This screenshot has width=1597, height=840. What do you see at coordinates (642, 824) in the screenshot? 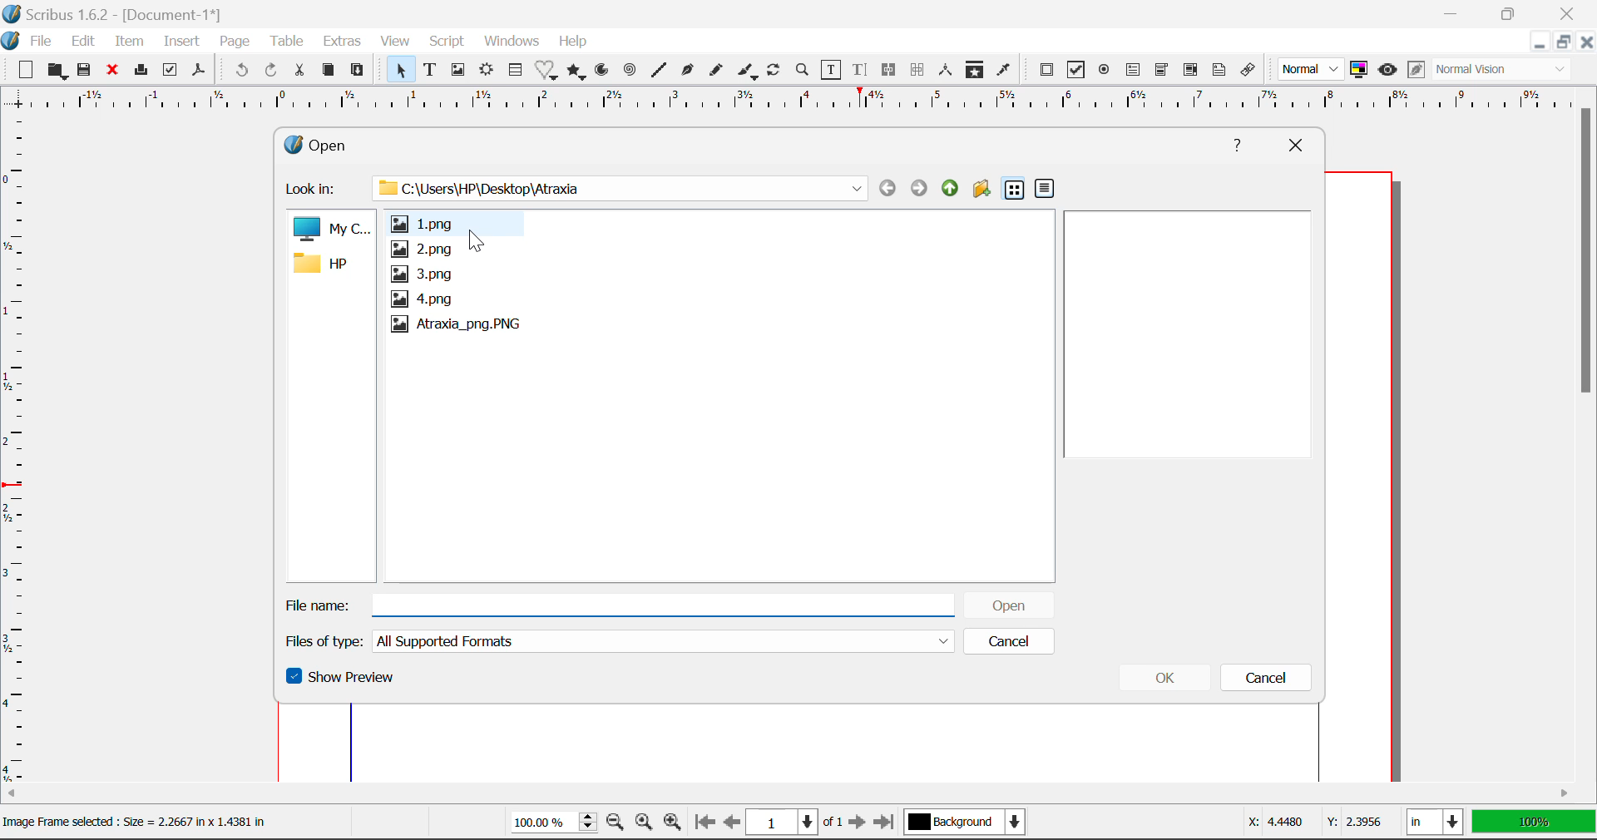
I see `Zoom to 100%` at bounding box center [642, 824].